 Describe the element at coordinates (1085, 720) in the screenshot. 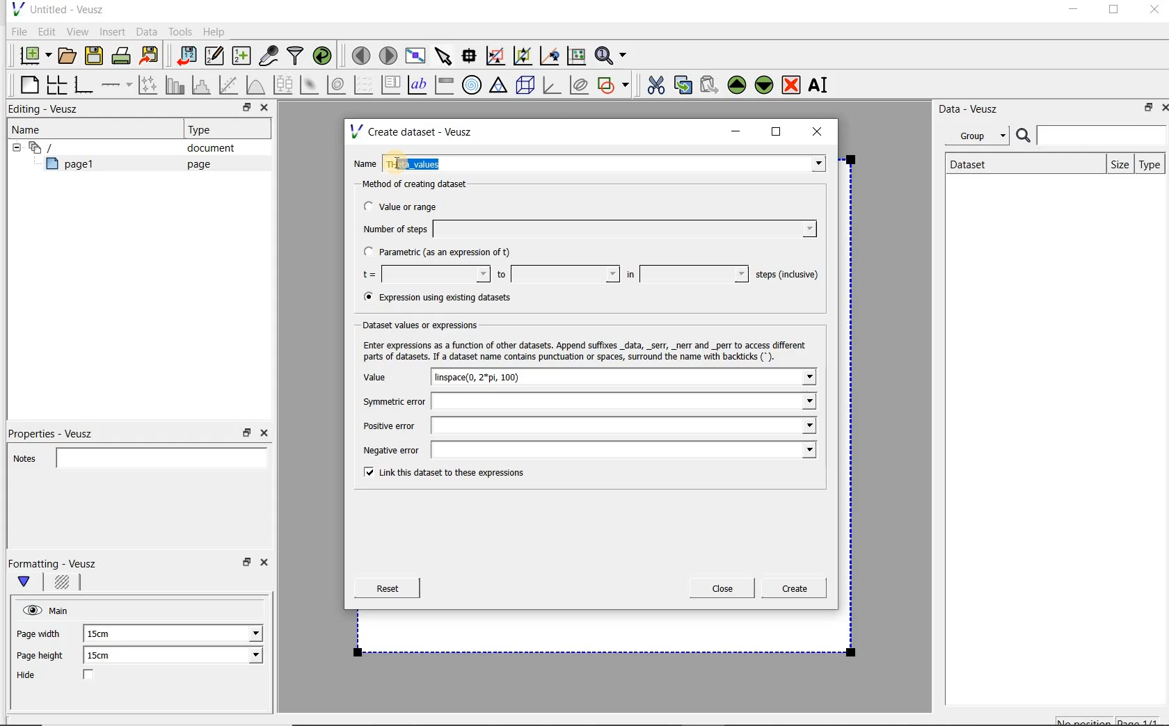

I see `No position` at that location.